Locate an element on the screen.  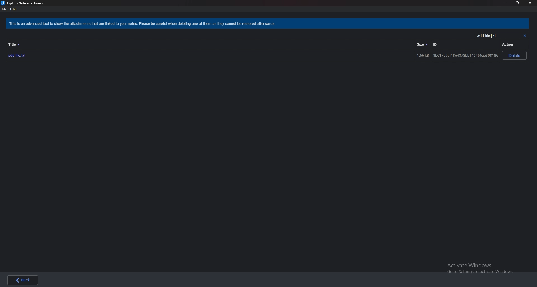
Warning is located at coordinates (144, 24).